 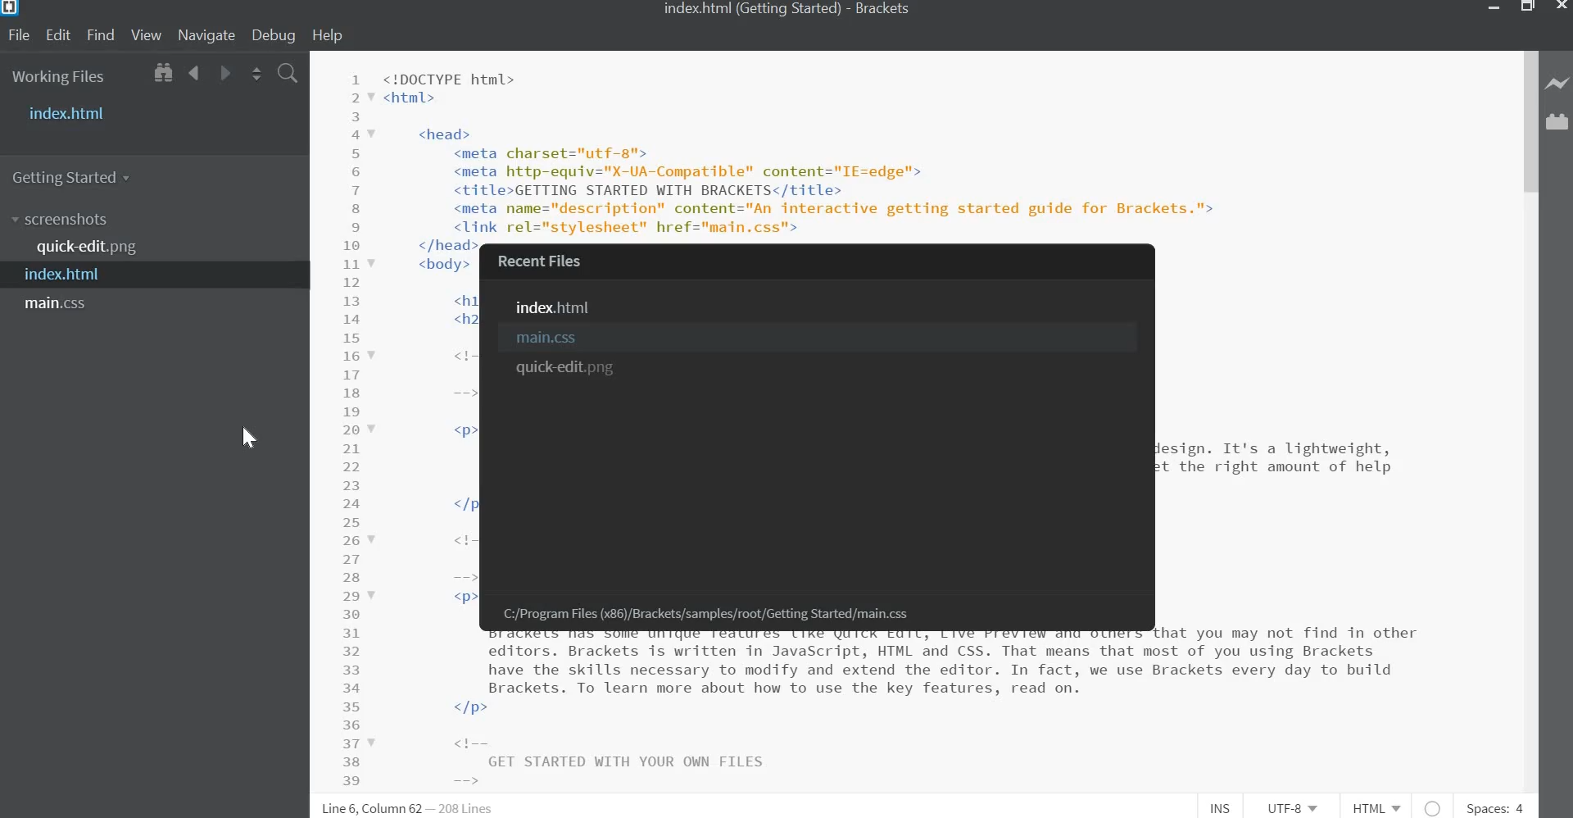 I want to click on Editor Area, so click(x=911, y=146).